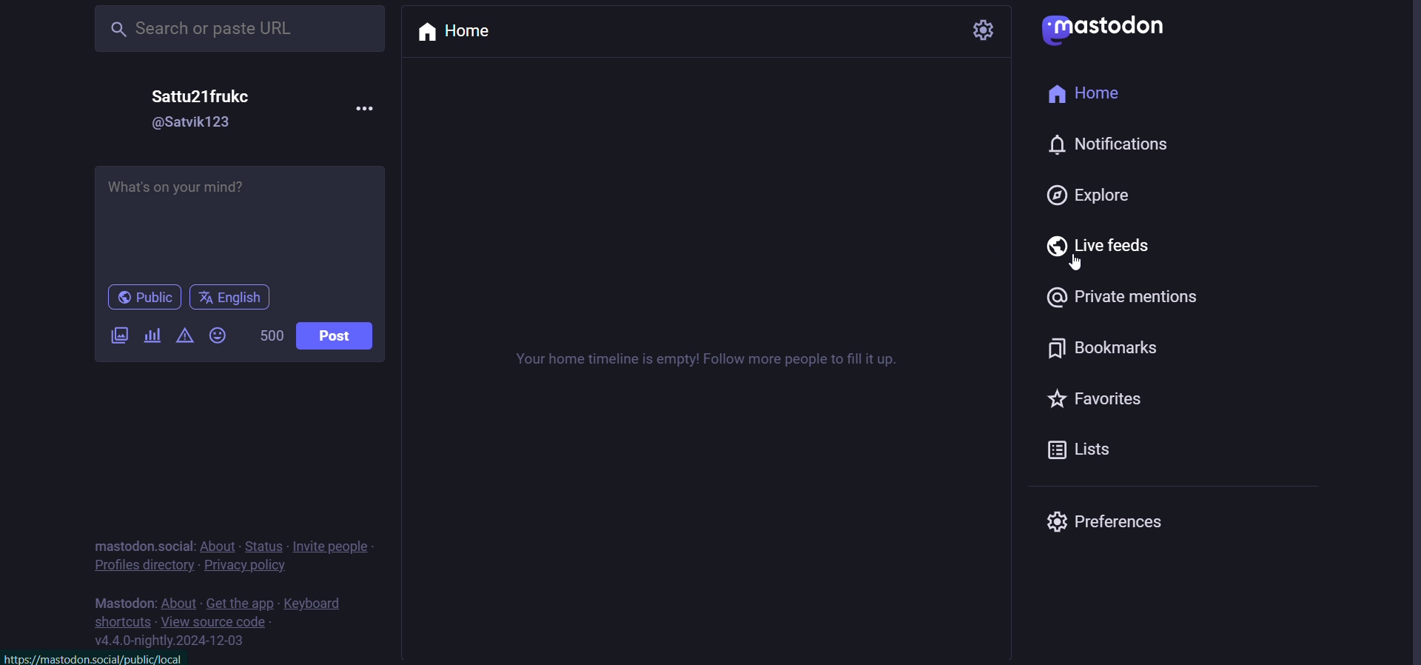  What do you see at coordinates (1091, 198) in the screenshot?
I see `explore` at bounding box center [1091, 198].